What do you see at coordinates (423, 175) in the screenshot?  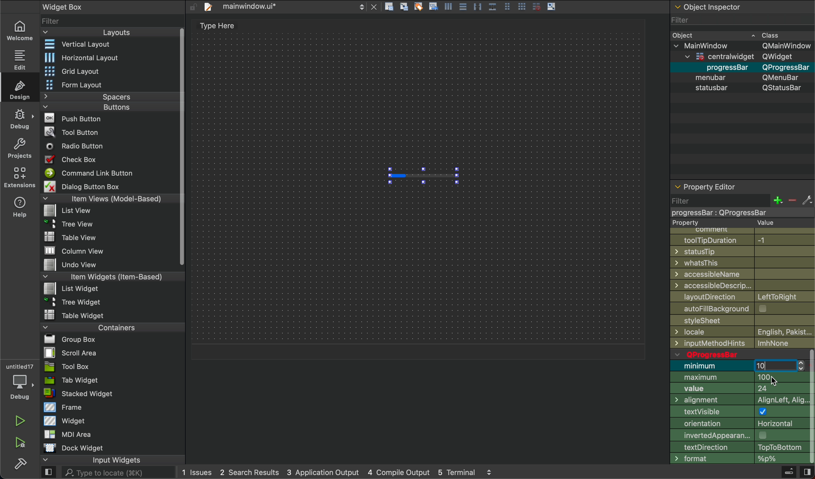 I see `progress bar` at bounding box center [423, 175].